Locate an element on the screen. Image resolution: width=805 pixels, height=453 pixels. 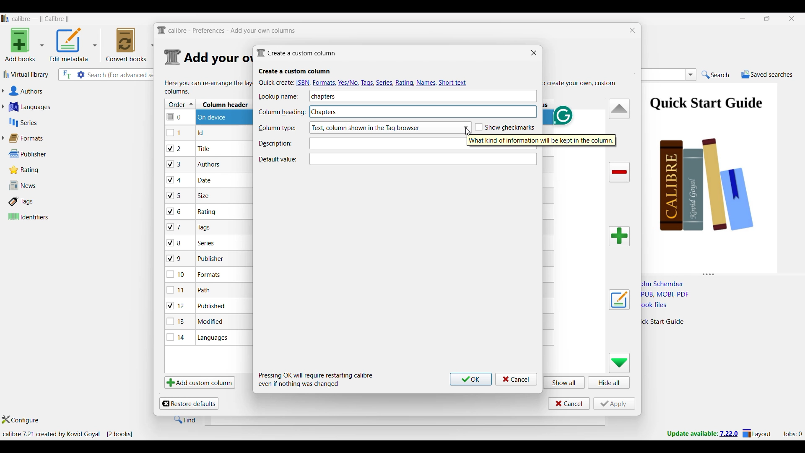
checkbox - 11 is located at coordinates (177, 290).